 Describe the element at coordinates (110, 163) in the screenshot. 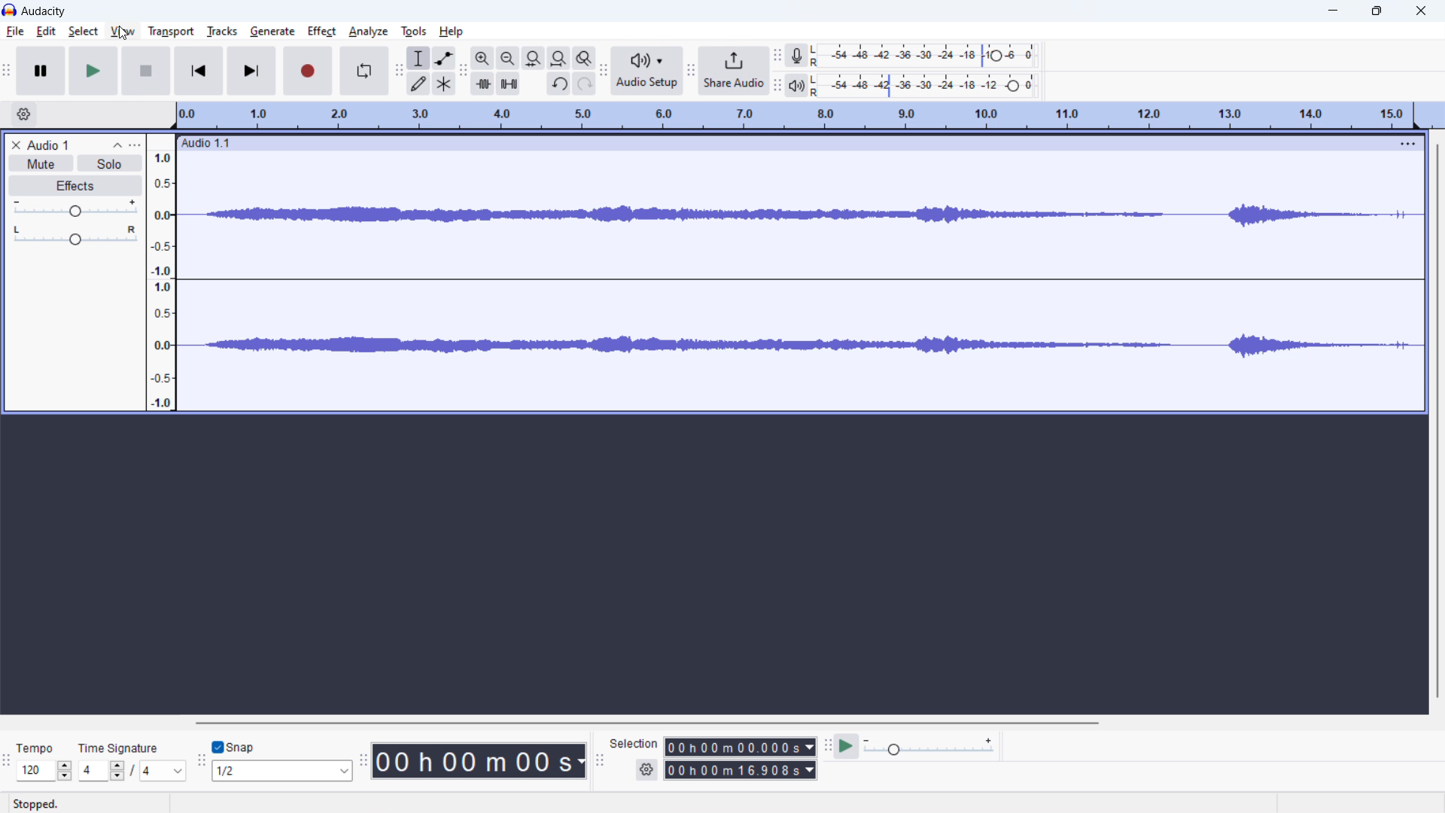

I see `solo` at that location.